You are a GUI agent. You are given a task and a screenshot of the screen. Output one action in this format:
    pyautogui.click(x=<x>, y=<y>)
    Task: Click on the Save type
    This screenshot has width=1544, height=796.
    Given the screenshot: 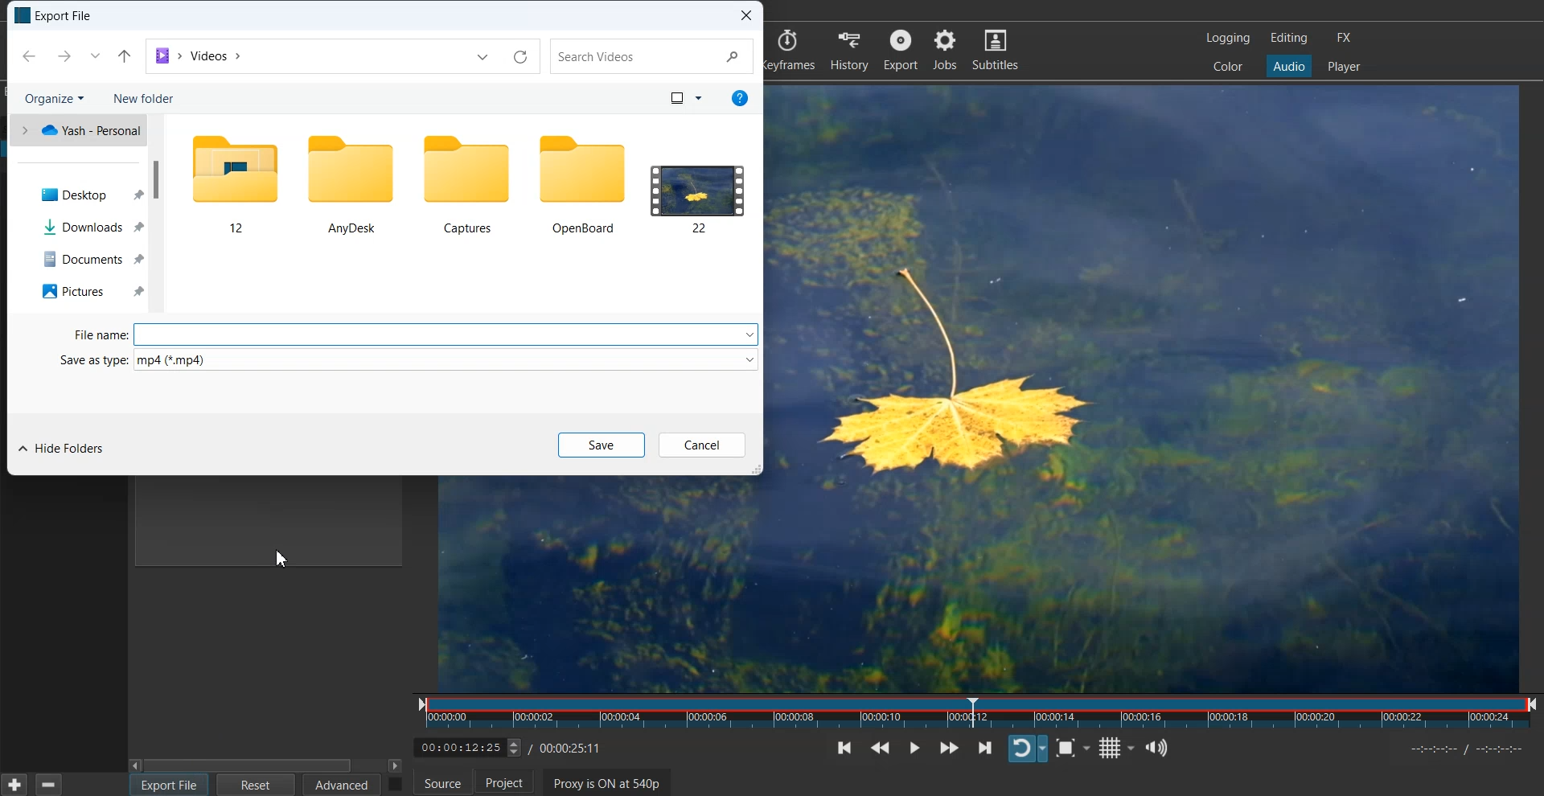 What is the action you would take?
    pyautogui.click(x=402, y=358)
    